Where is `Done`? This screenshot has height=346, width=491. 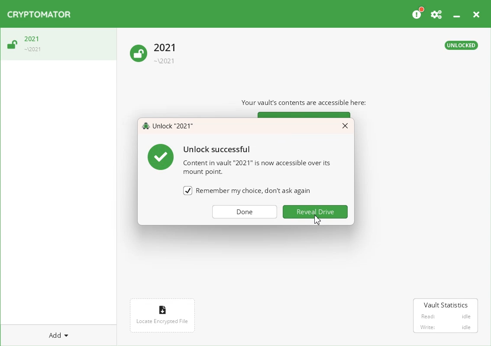 Done is located at coordinates (245, 212).